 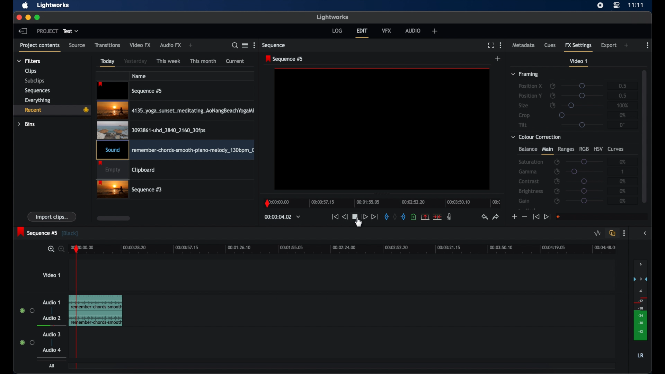 What do you see at coordinates (612, 233) in the screenshot?
I see `toggle auto track sync` at bounding box center [612, 233].